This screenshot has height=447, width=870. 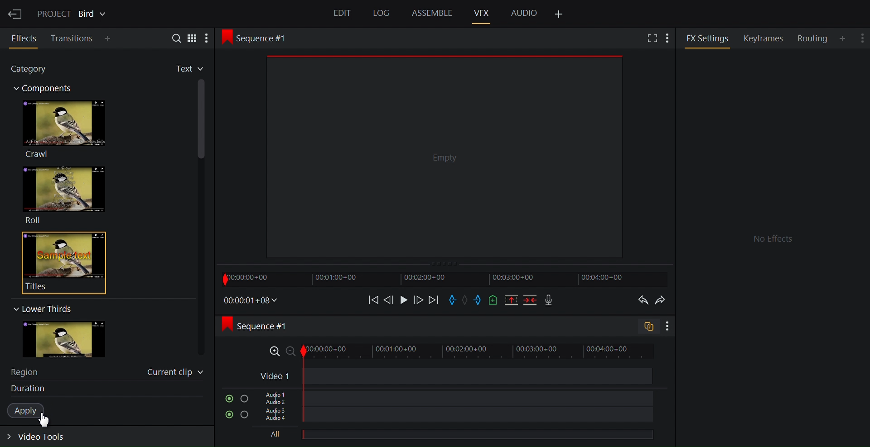 I want to click on Components, so click(x=47, y=90).